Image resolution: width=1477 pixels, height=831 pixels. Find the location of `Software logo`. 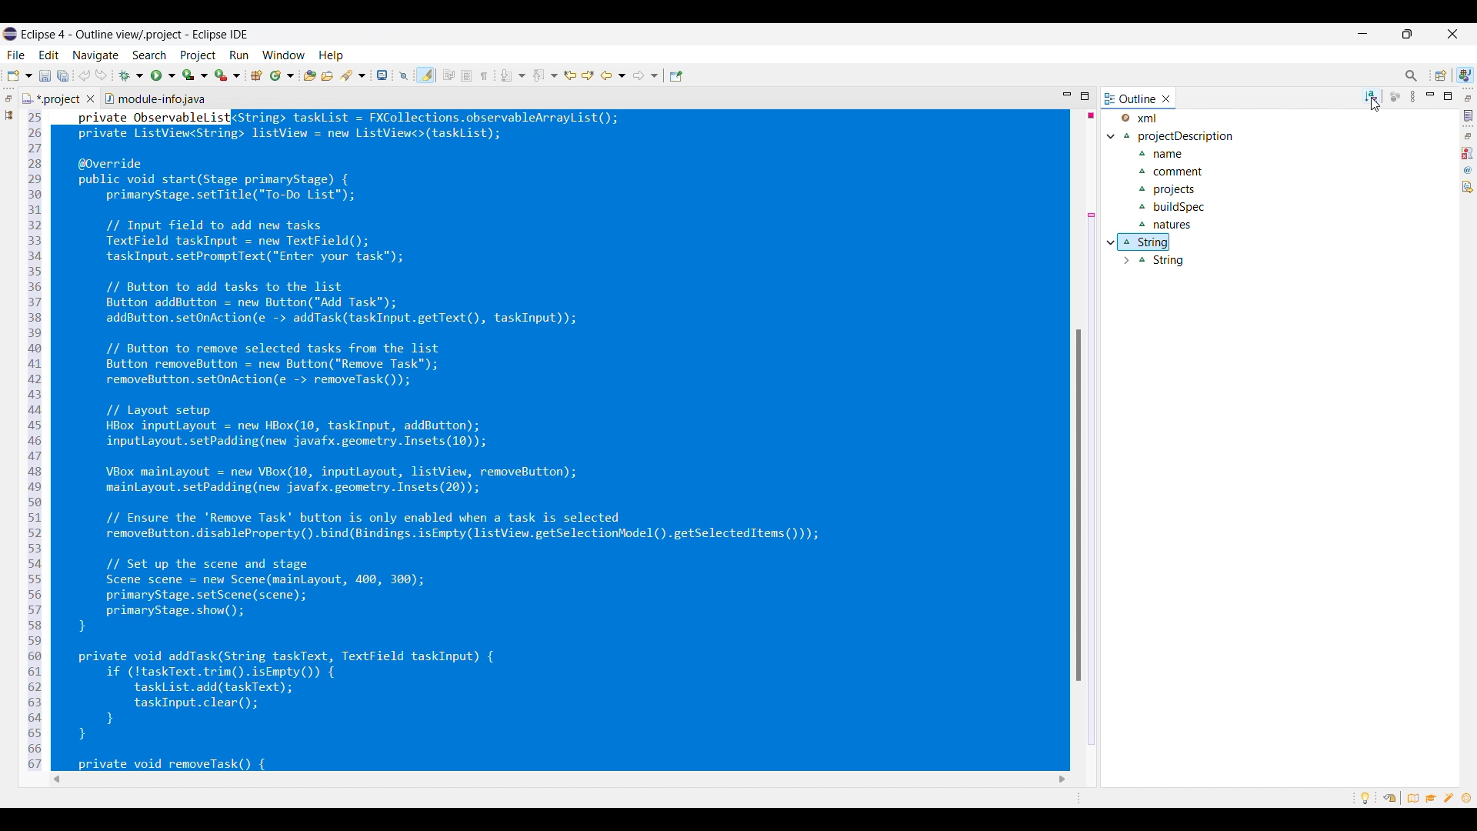

Software logo is located at coordinates (10, 34).